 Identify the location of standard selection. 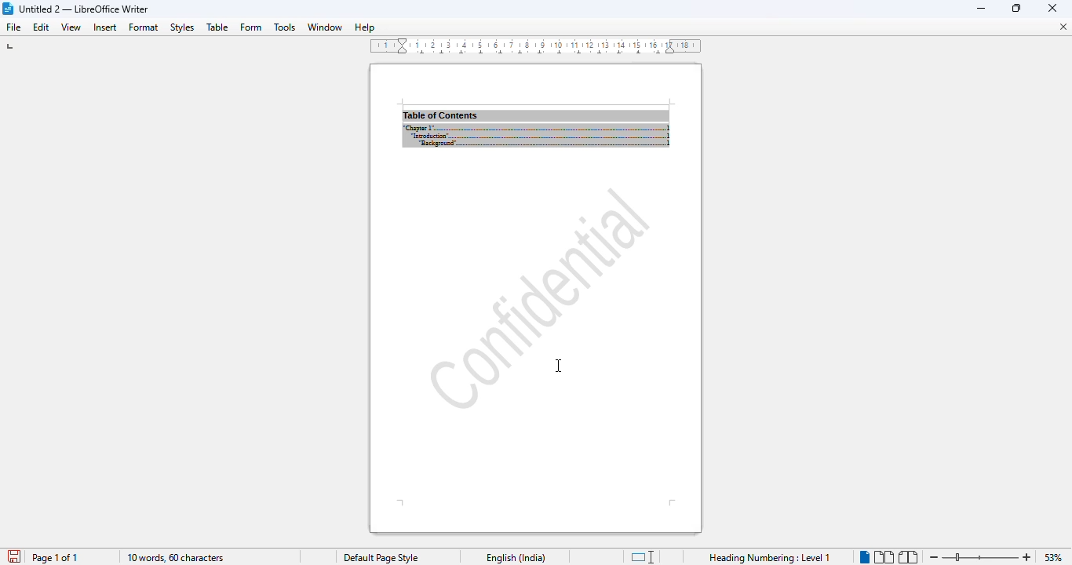
(640, 556).